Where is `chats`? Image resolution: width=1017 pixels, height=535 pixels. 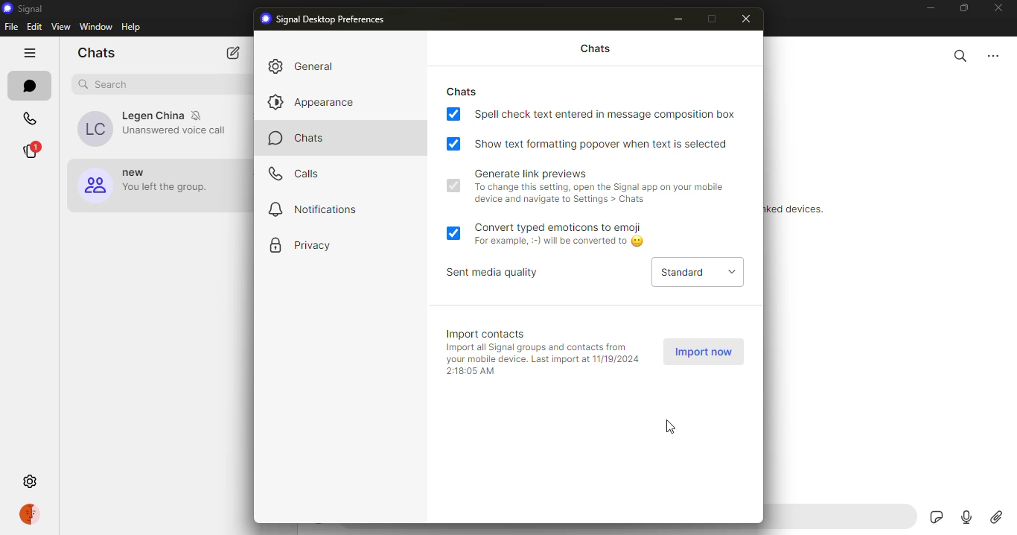
chats is located at coordinates (467, 91).